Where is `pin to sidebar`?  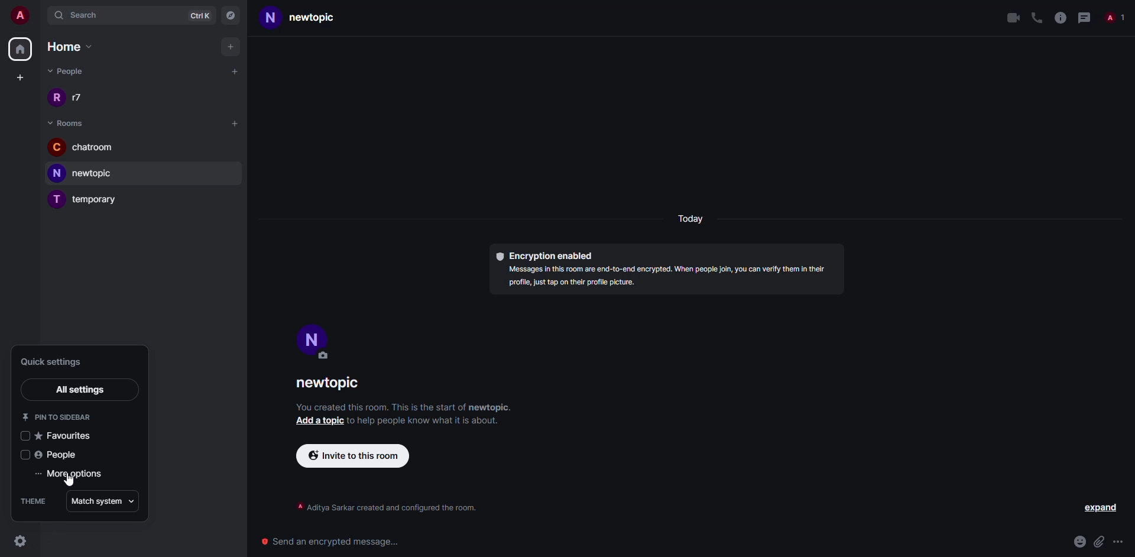 pin to sidebar is located at coordinates (61, 417).